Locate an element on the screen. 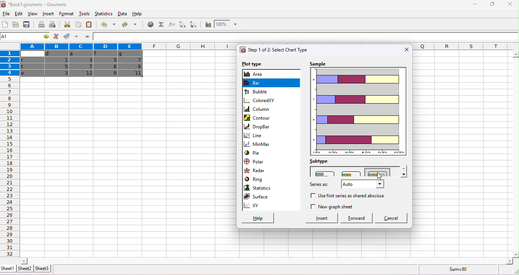  insert is located at coordinates (48, 14).